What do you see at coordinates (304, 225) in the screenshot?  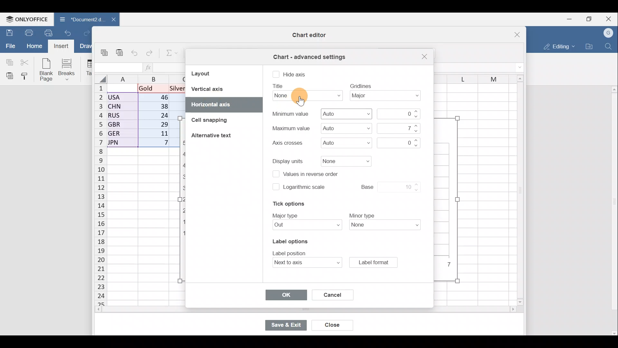 I see `Major type` at bounding box center [304, 225].